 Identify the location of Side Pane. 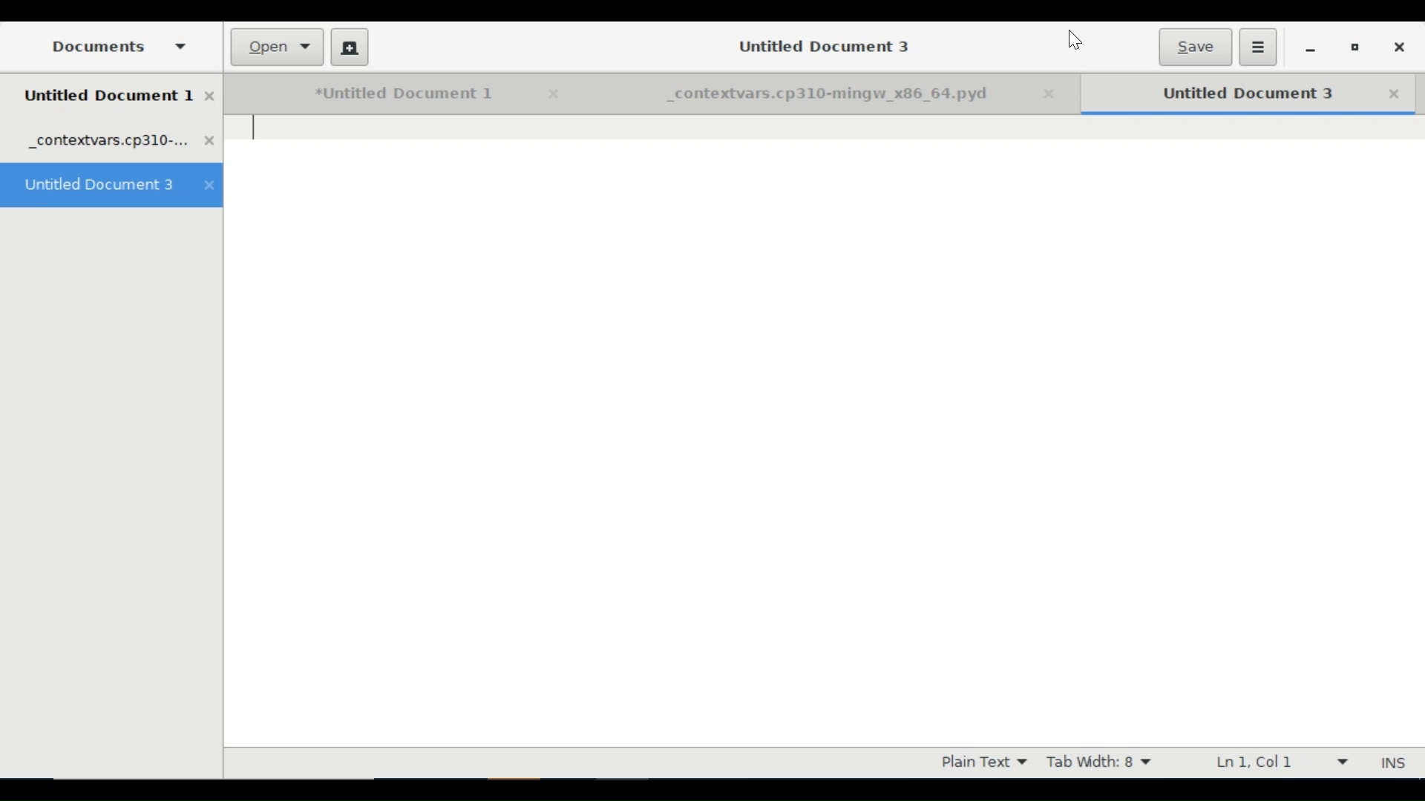
(115, 46).